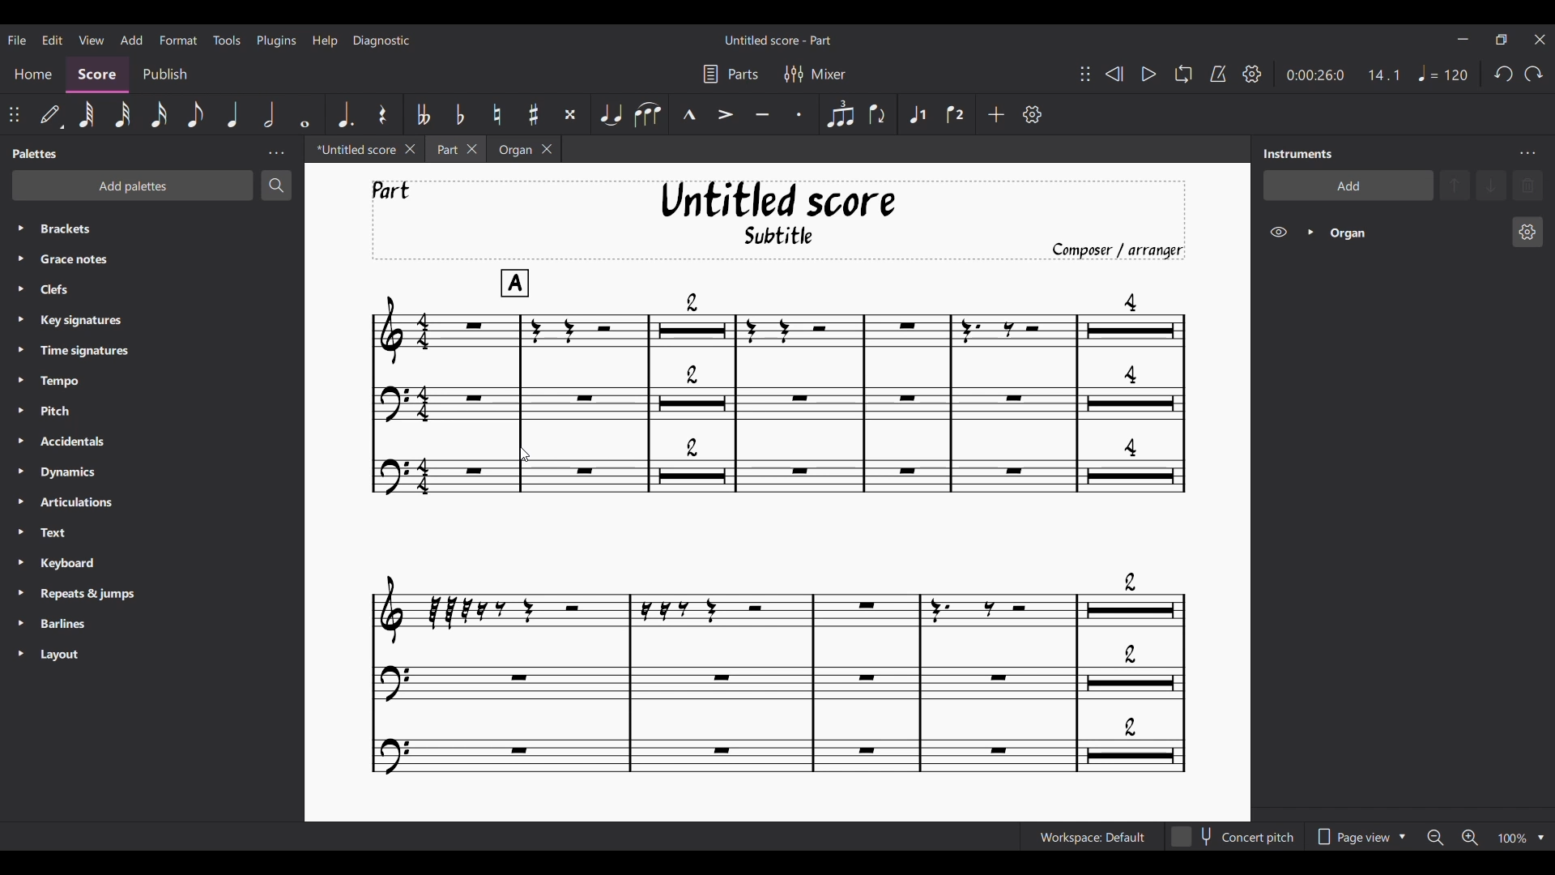 The image size is (1555, 875). What do you see at coordinates (1527, 232) in the screenshot?
I see `Organ settings` at bounding box center [1527, 232].